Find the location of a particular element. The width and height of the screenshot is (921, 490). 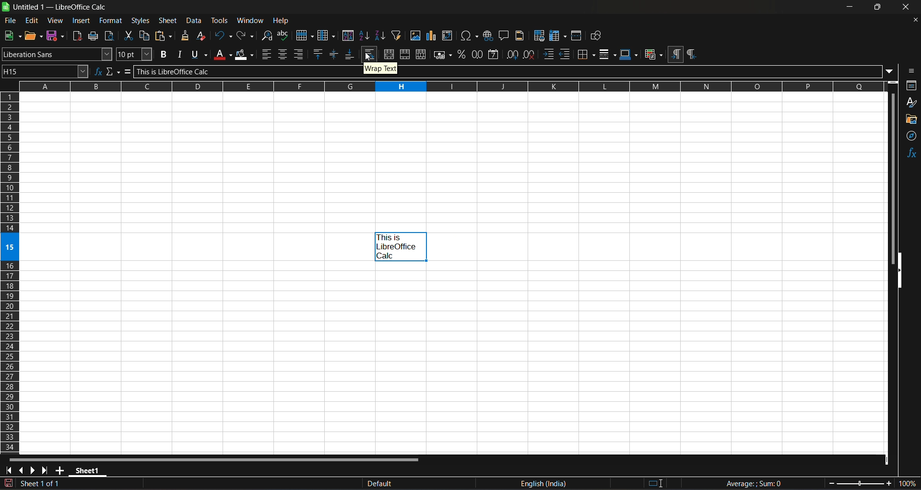

zoom factor is located at coordinates (873, 483).